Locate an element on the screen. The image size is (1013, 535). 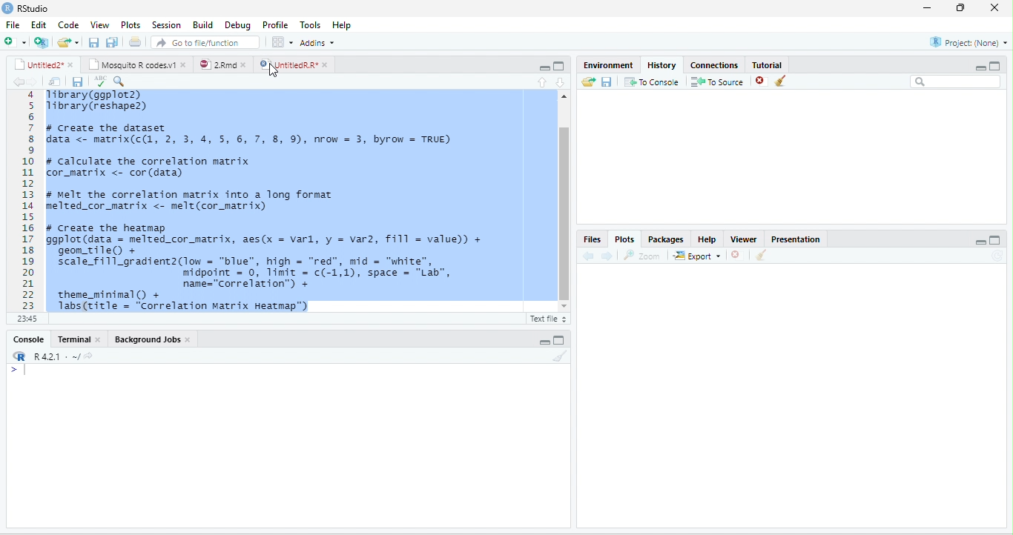
untitledR is located at coordinates (293, 64).